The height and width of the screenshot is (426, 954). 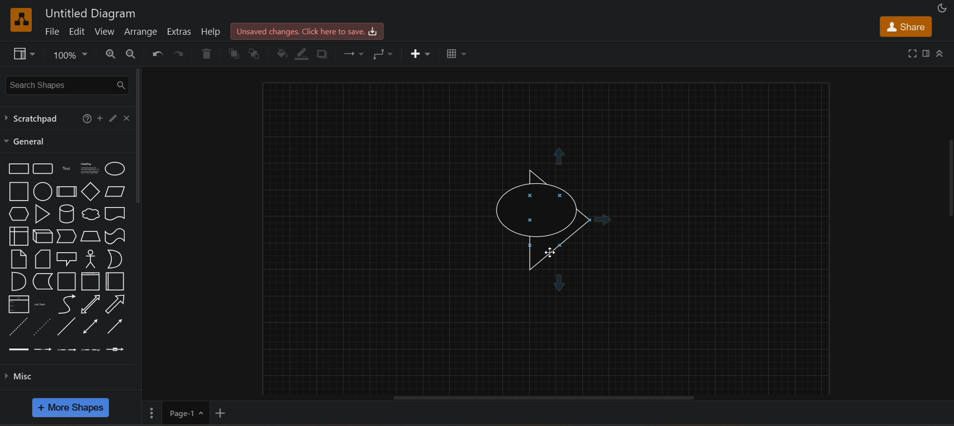 I want to click on view, so click(x=104, y=32).